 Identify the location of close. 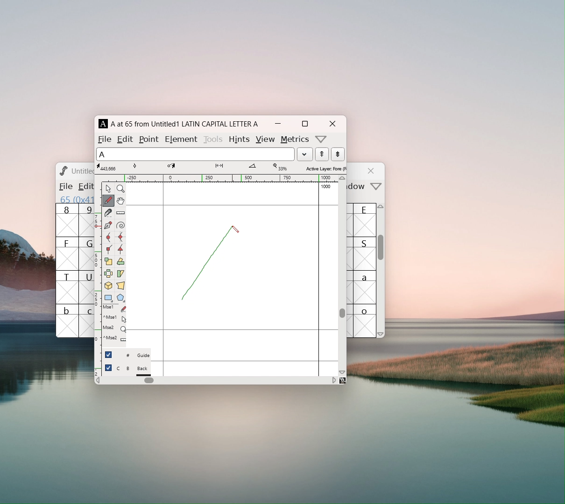
(332, 124).